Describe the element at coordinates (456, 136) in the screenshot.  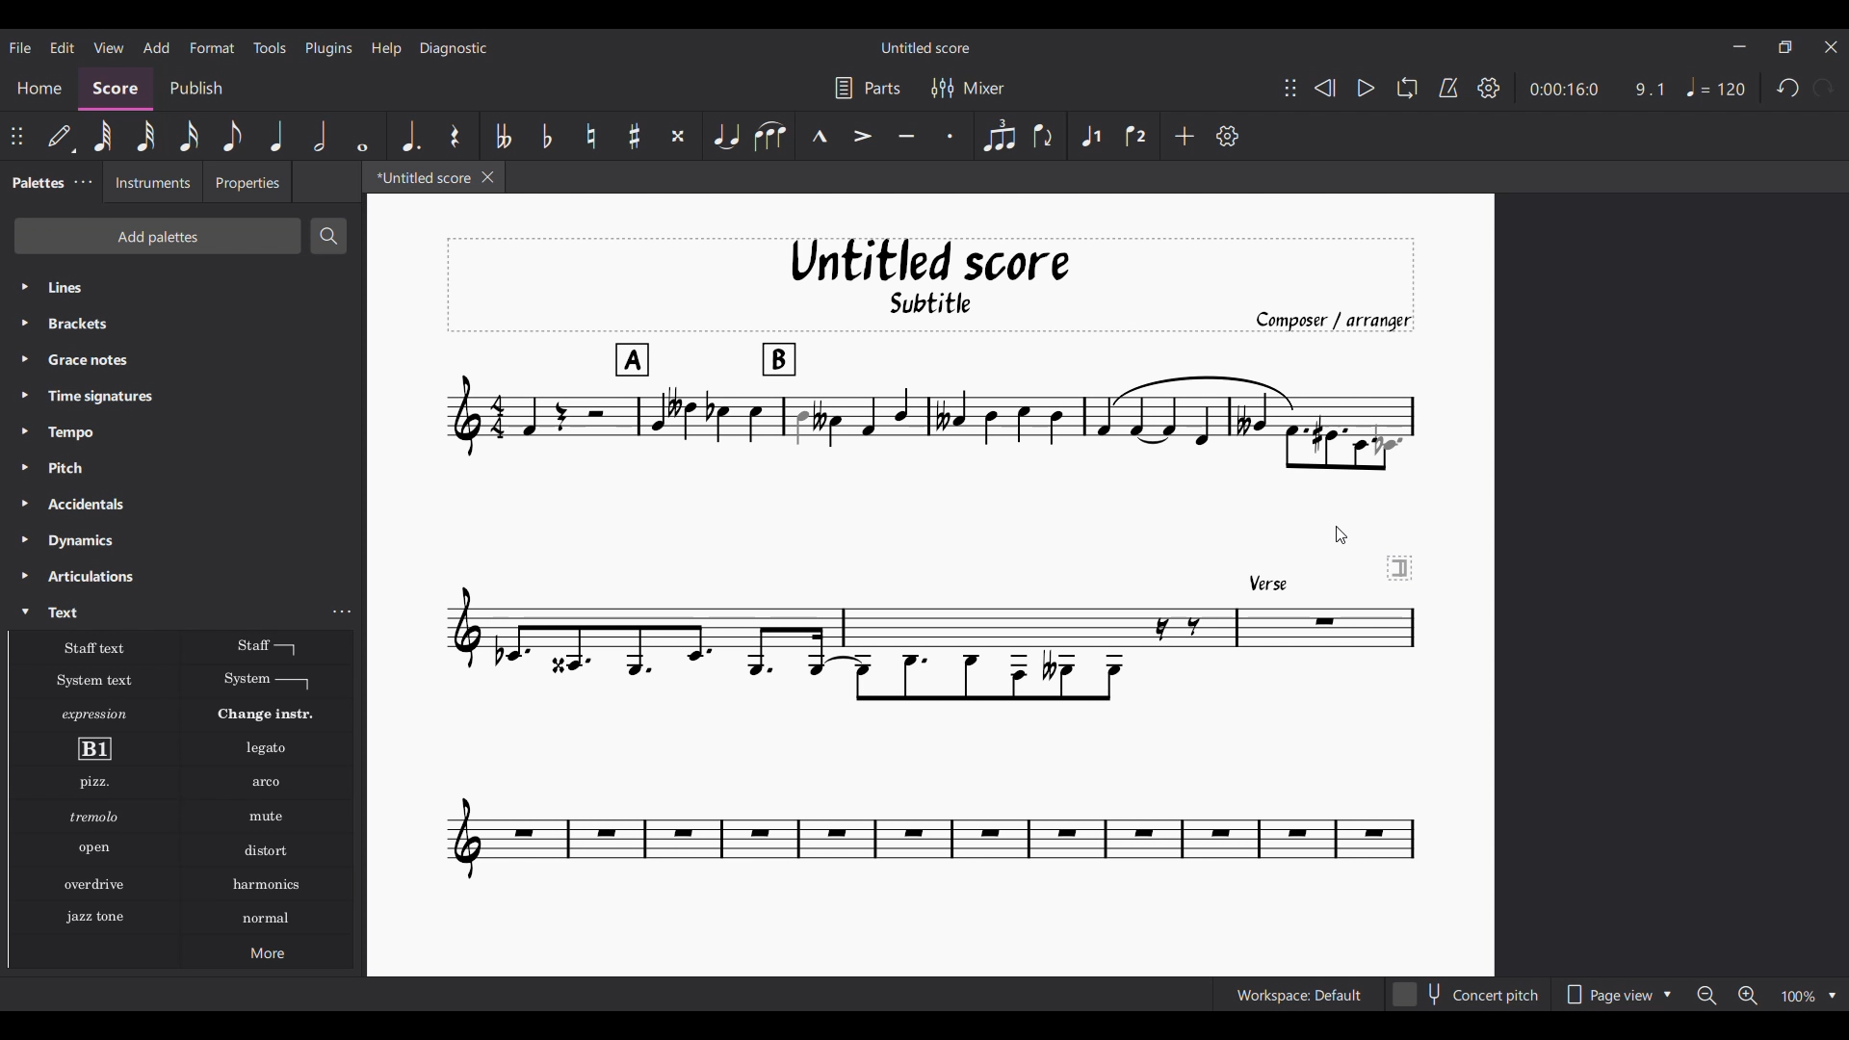
I see `Rest` at that location.